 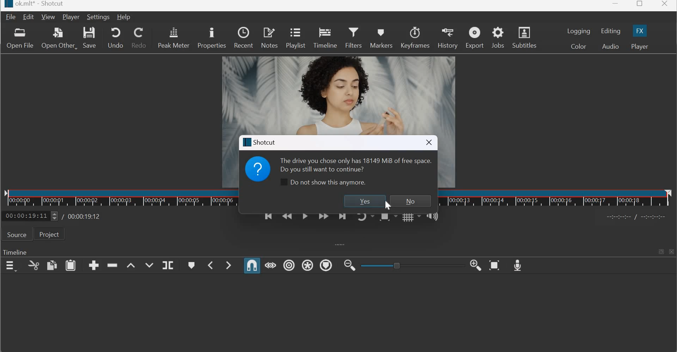 What do you see at coordinates (447, 37) in the screenshot?
I see `History` at bounding box center [447, 37].